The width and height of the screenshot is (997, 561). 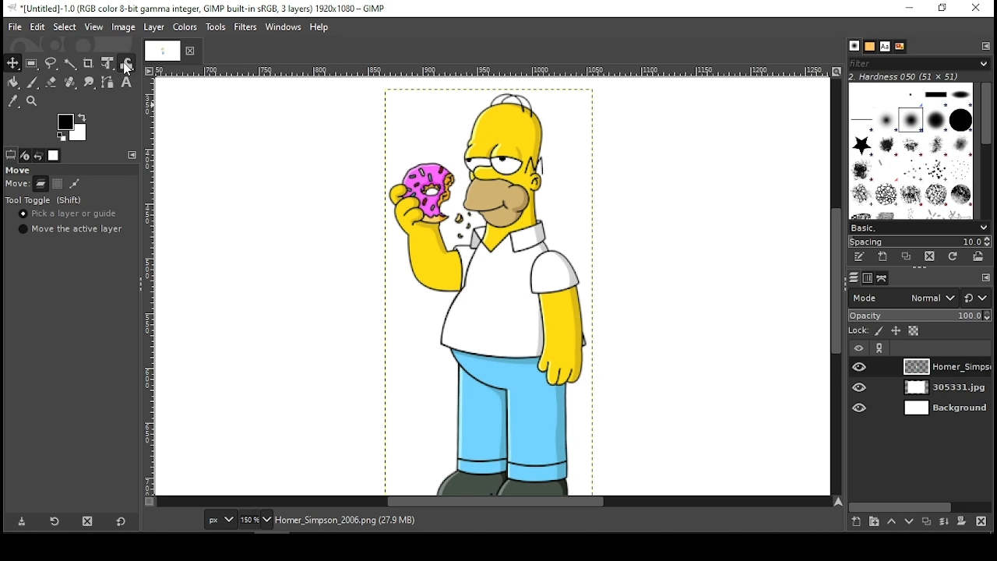 What do you see at coordinates (58, 184) in the screenshot?
I see `selection` at bounding box center [58, 184].